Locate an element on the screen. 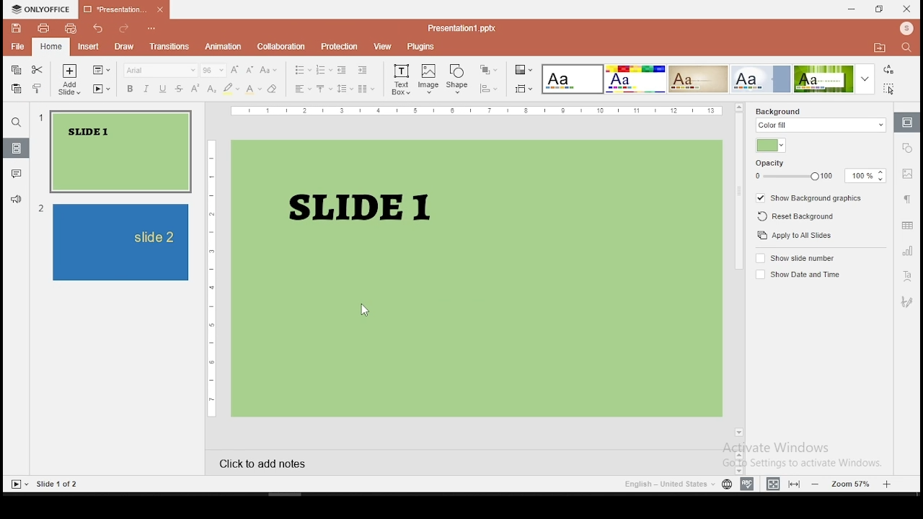 The height and width of the screenshot is (519, 923). horizontal scale is located at coordinates (477, 110).